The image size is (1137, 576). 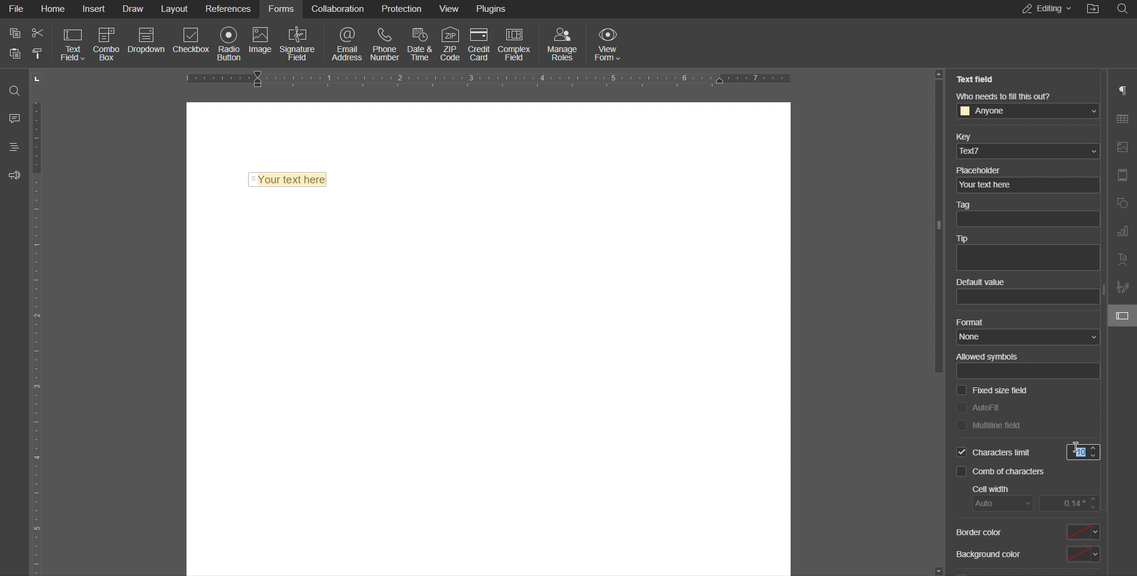 What do you see at coordinates (1122, 287) in the screenshot?
I see `Signature` at bounding box center [1122, 287].